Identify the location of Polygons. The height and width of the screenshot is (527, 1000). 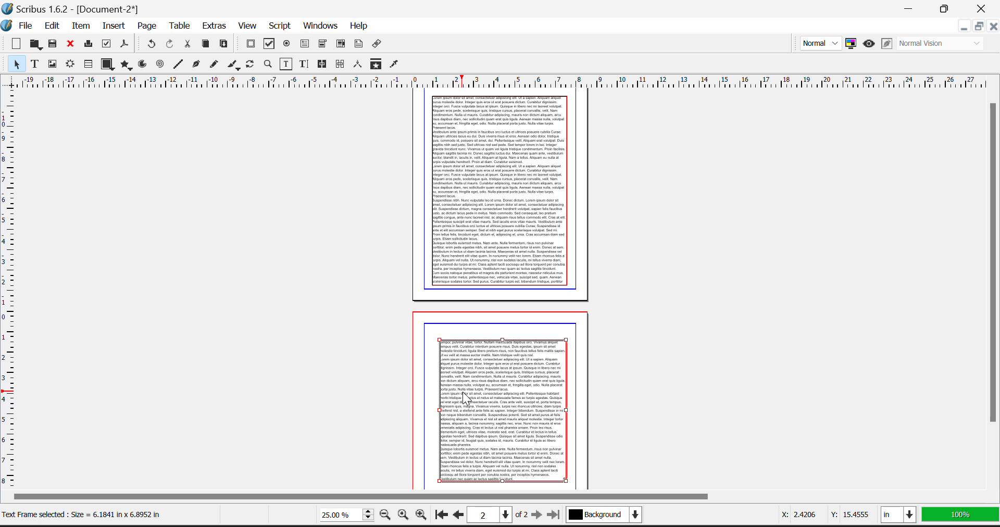
(126, 65).